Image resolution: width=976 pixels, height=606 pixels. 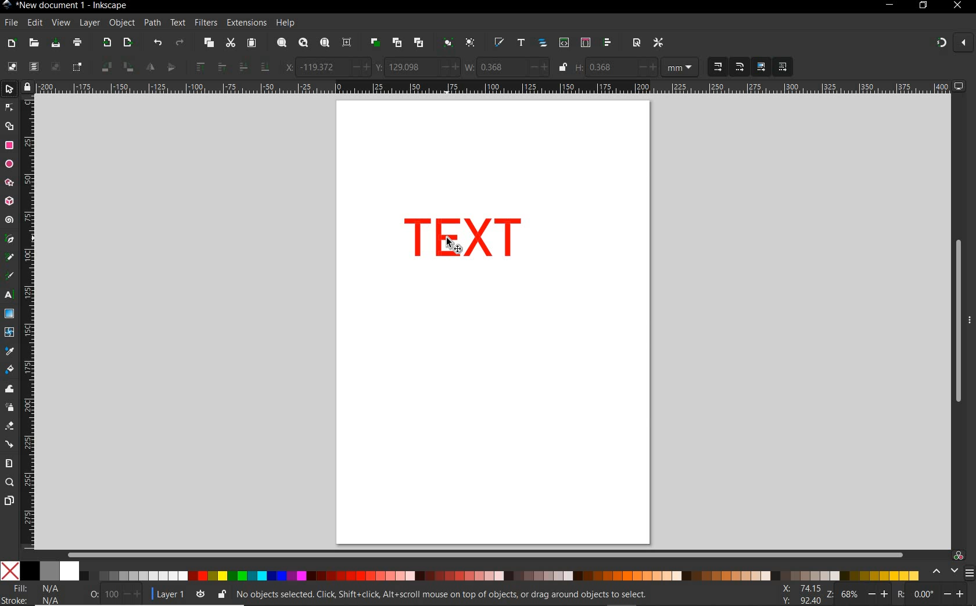 I want to click on OPEN XML EDITOR, so click(x=564, y=44).